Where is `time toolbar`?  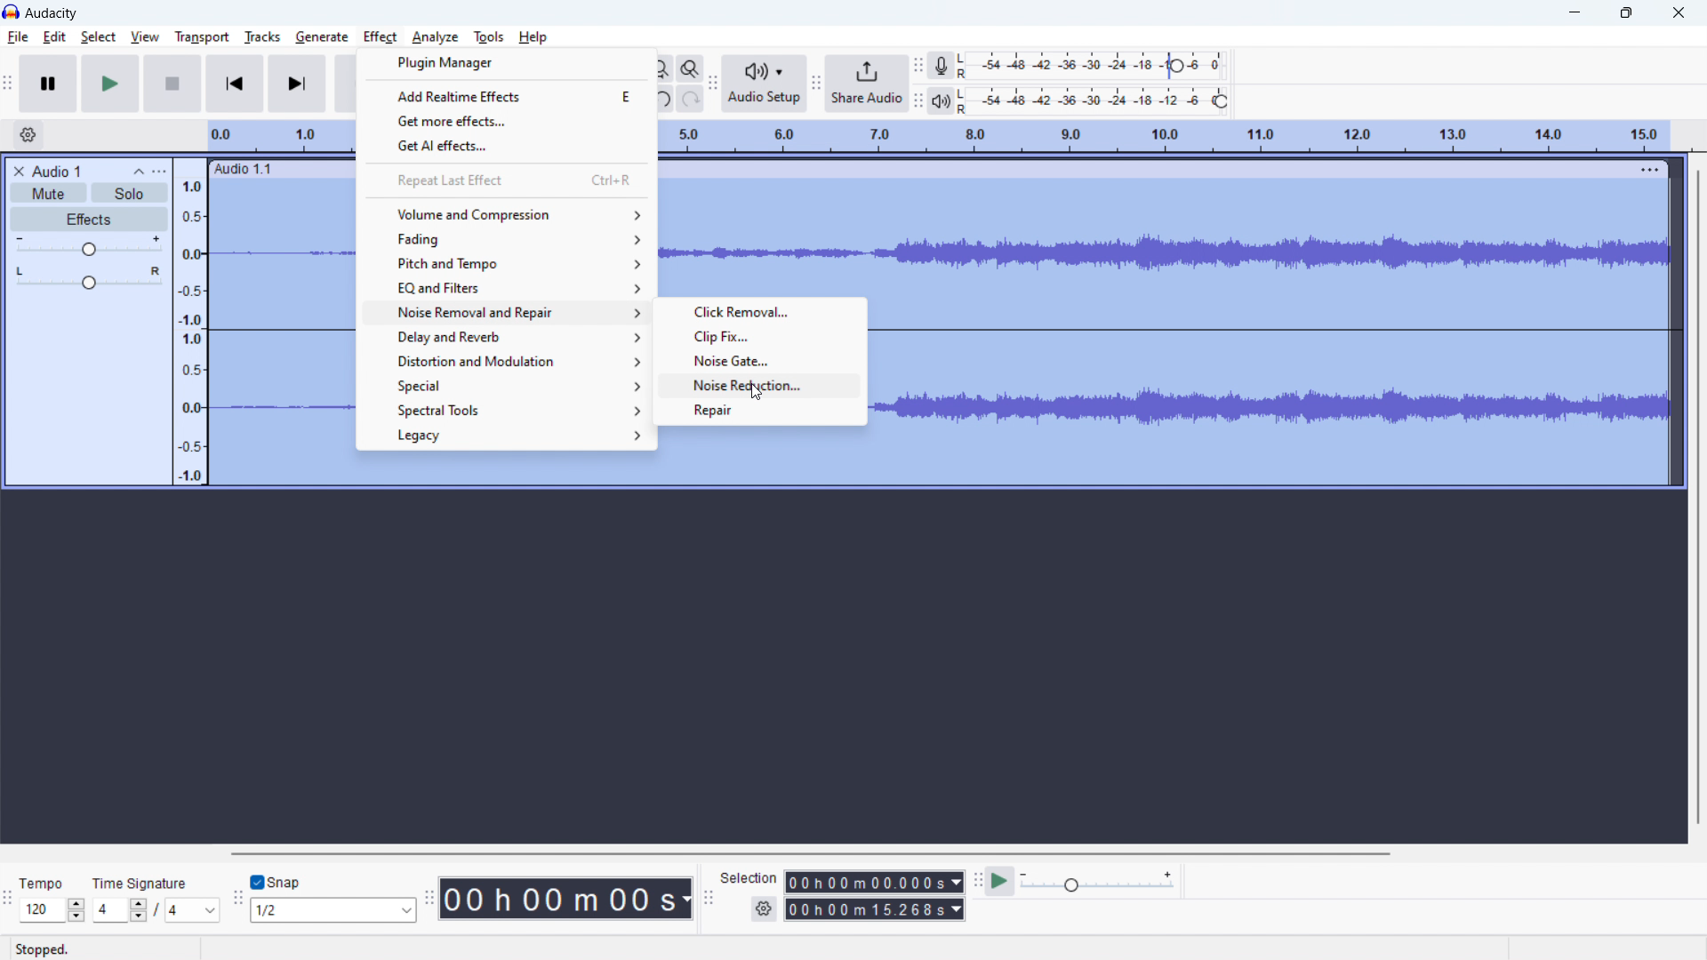
time toolbar is located at coordinates (429, 895).